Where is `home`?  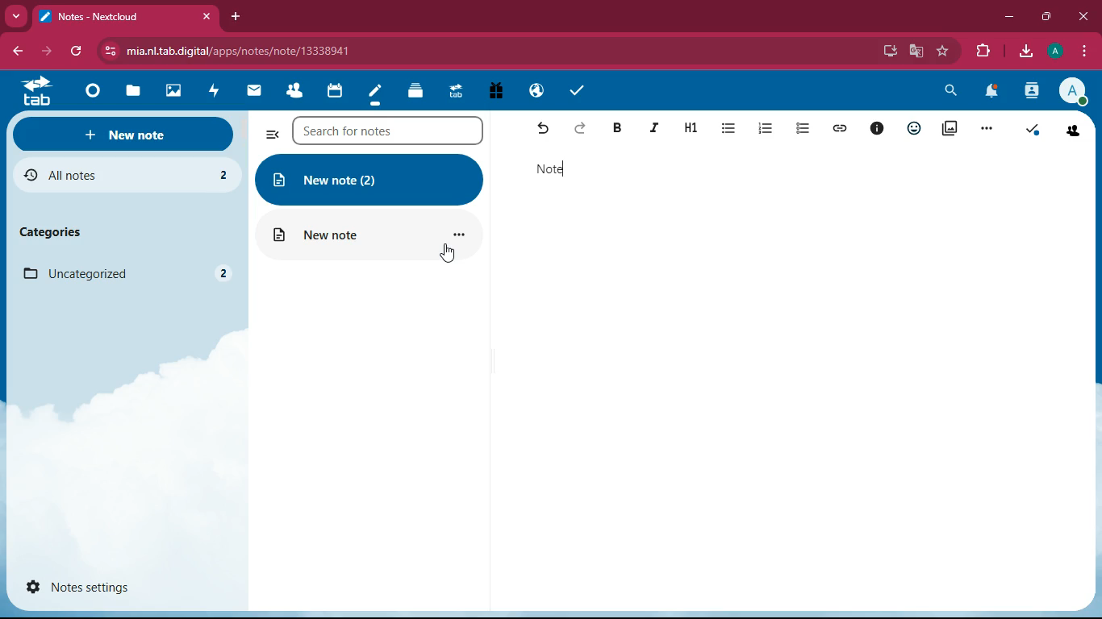
home is located at coordinates (95, 88).